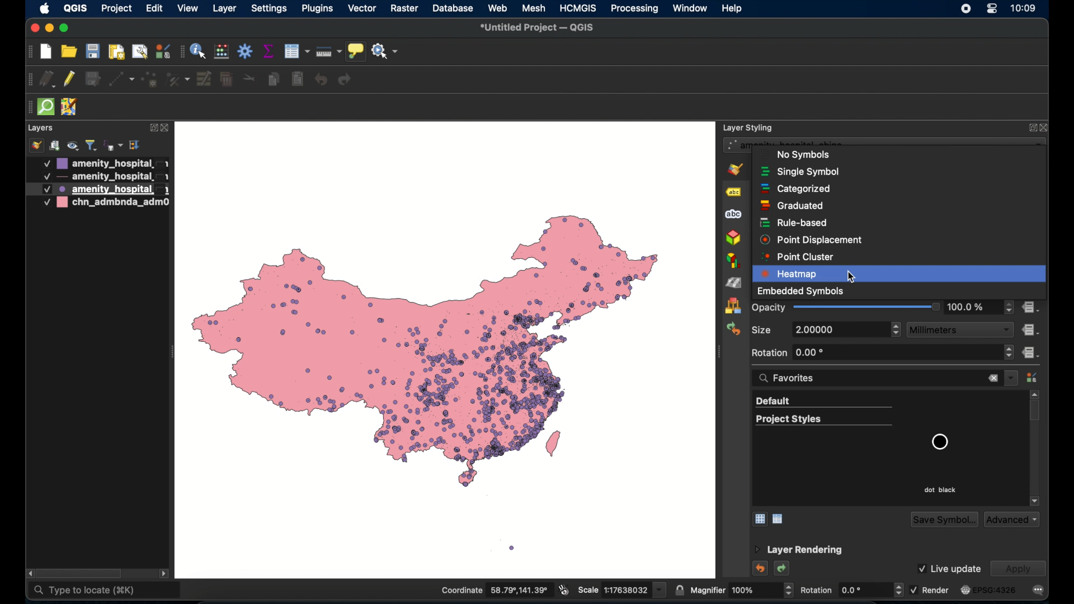  Describe the element at coordinates (940, 489) in the screenshot. I see `dot black` at that location.